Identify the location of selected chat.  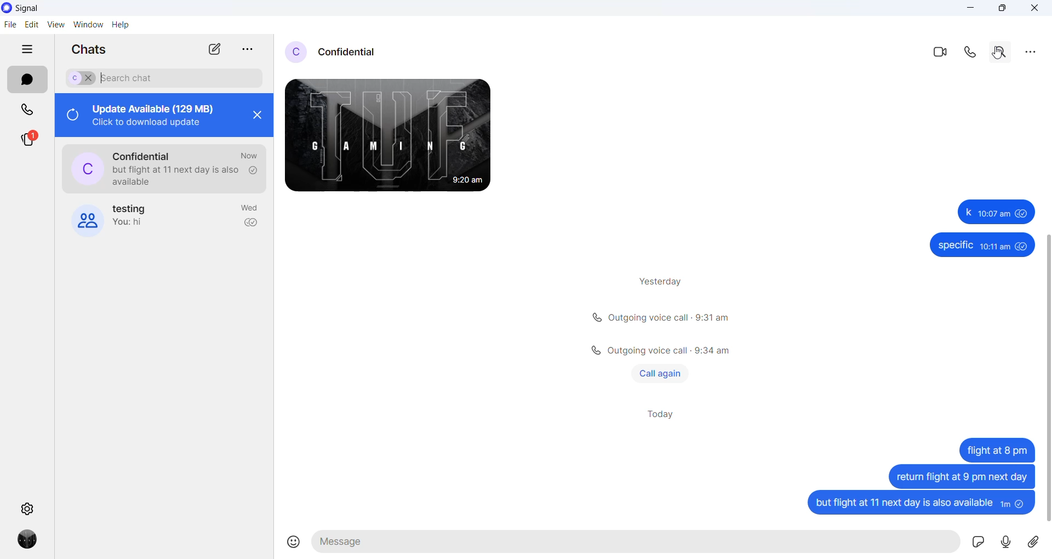
(79, 78).